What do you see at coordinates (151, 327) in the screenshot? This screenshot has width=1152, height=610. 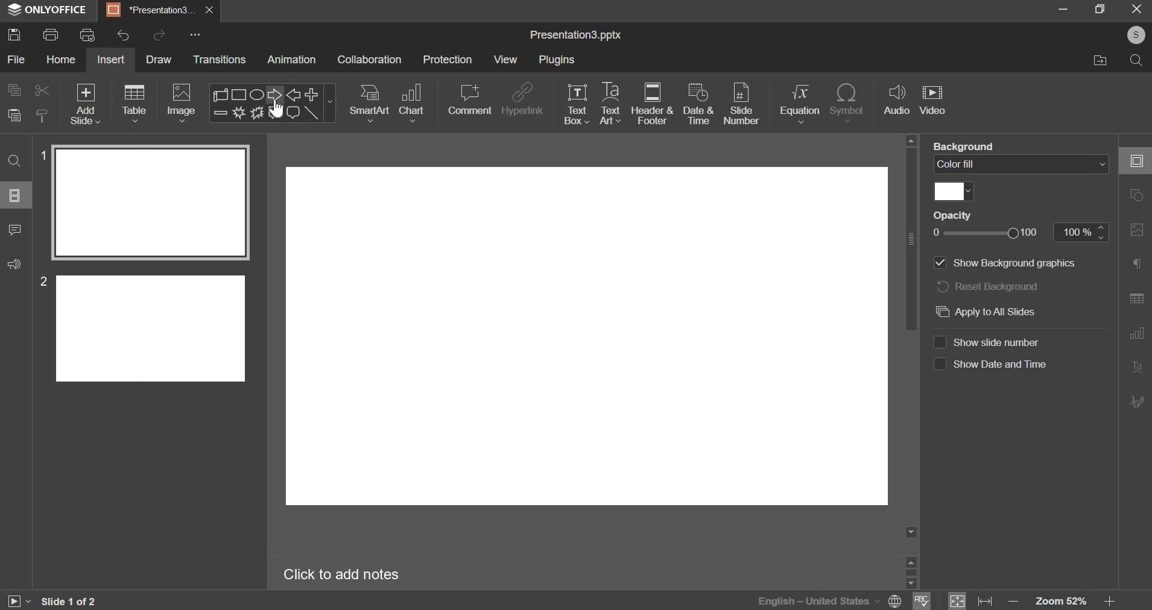 I see `slide 2 preview` at bounding box center [151, 327].